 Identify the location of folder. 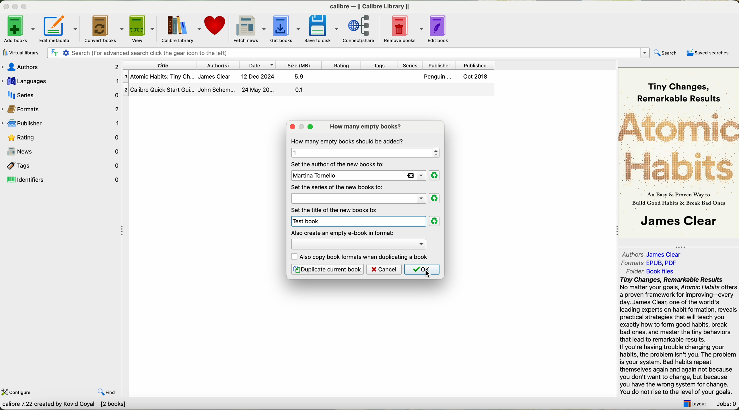
(649, 271).